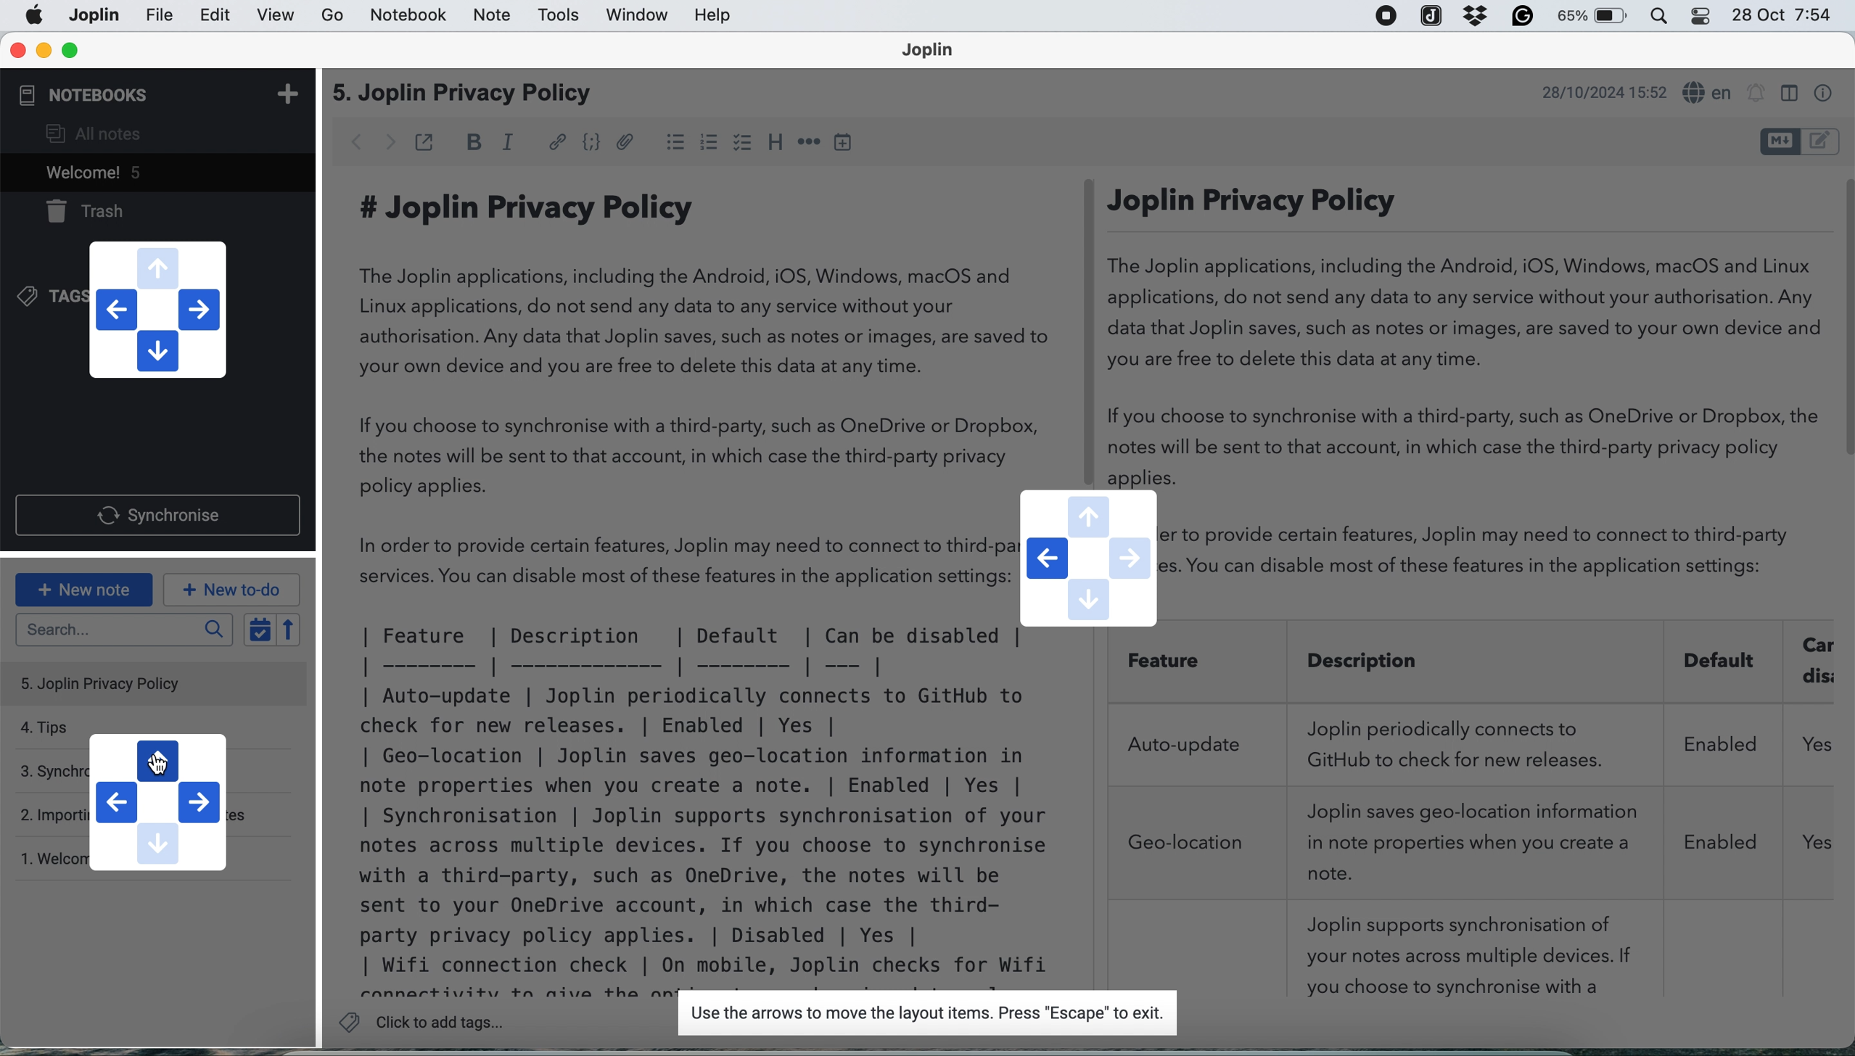 This screenshot has height=1056, width=1855. Describe the element at coordinates (70, 51) in the screenshot. I see `maximise` at that location.